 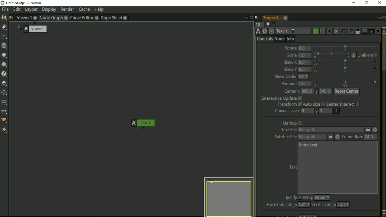 I want to click on Vertical scrollbar, so click(x=384, y=122).